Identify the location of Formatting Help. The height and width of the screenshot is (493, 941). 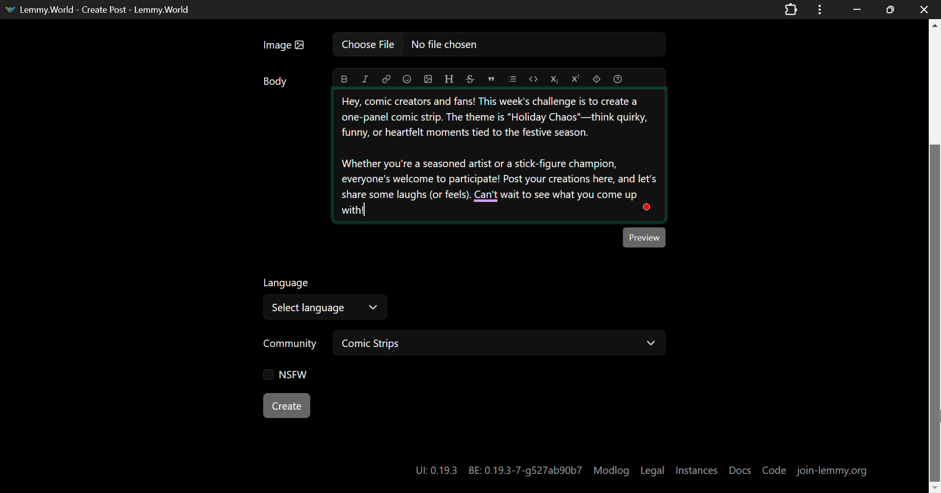
(620, 78).